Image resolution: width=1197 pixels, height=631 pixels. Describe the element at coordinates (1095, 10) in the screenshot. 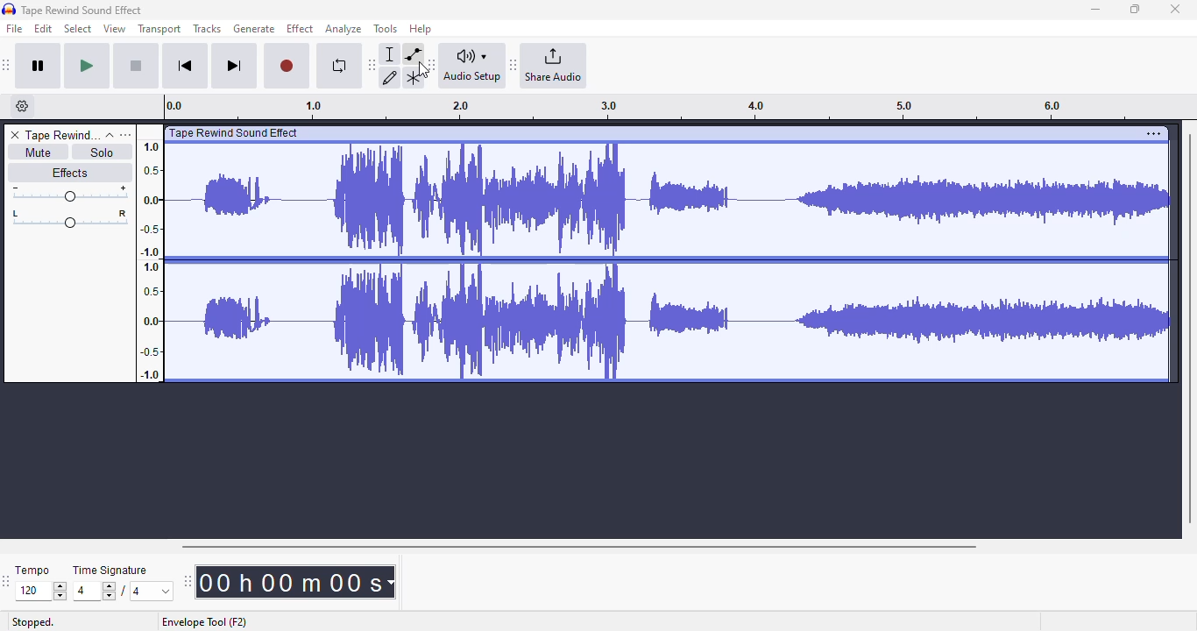

I see `minimize` at that location.